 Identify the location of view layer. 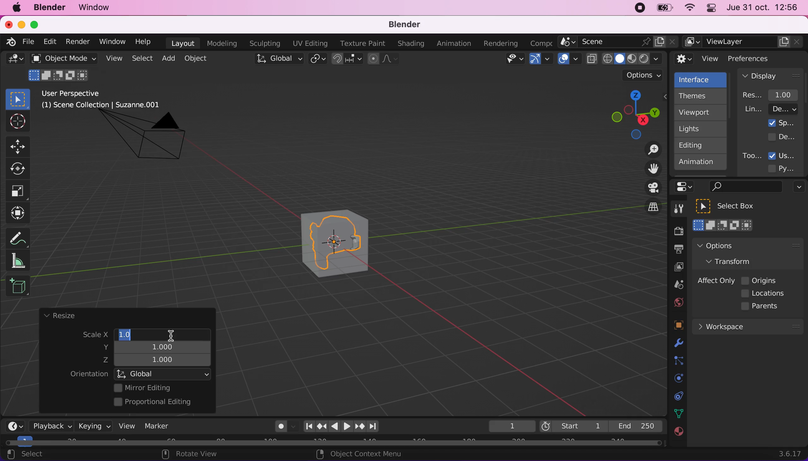
(675, 268).